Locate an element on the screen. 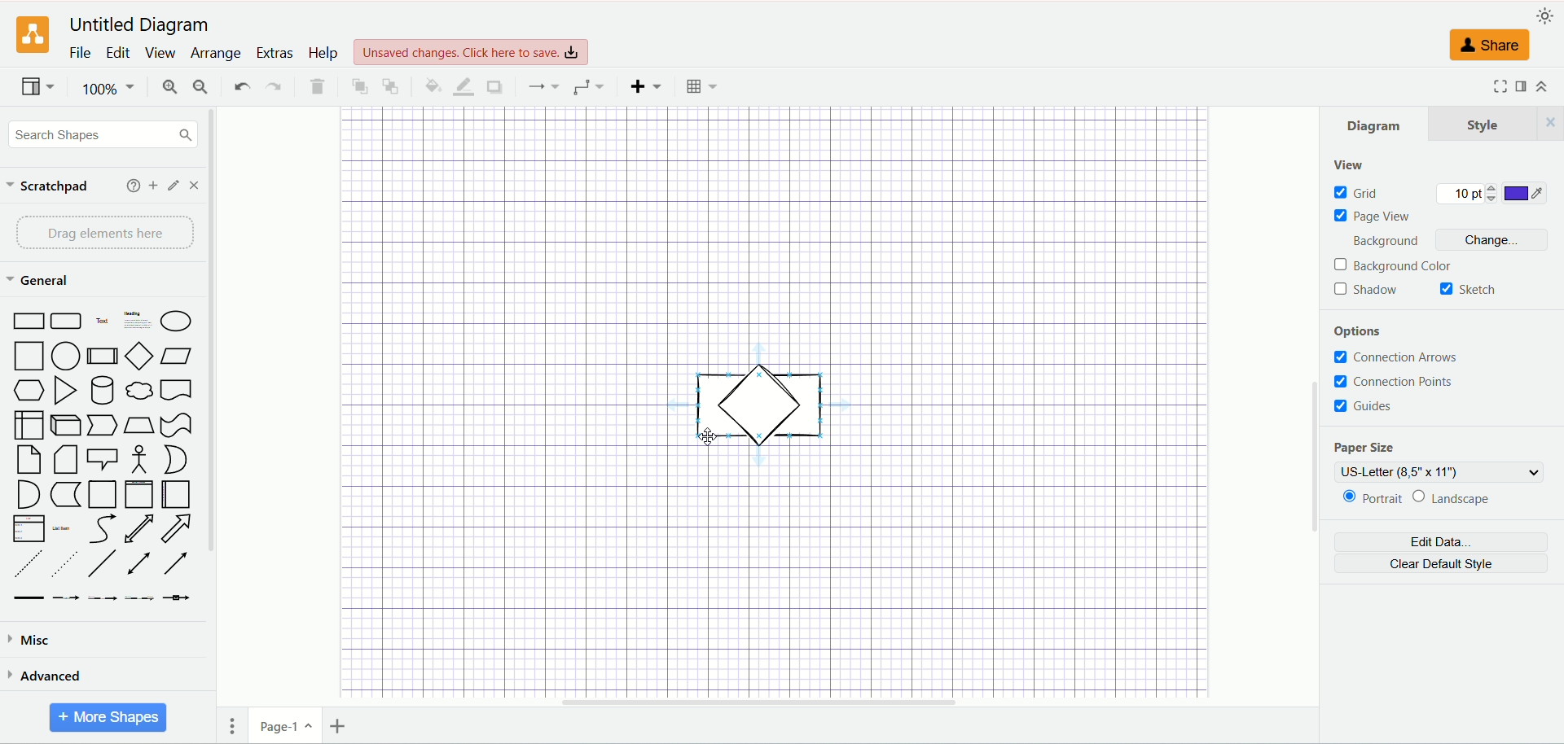 This screenshot has height=744, width=1564. trapeziod is located at coordinates (138, 425).